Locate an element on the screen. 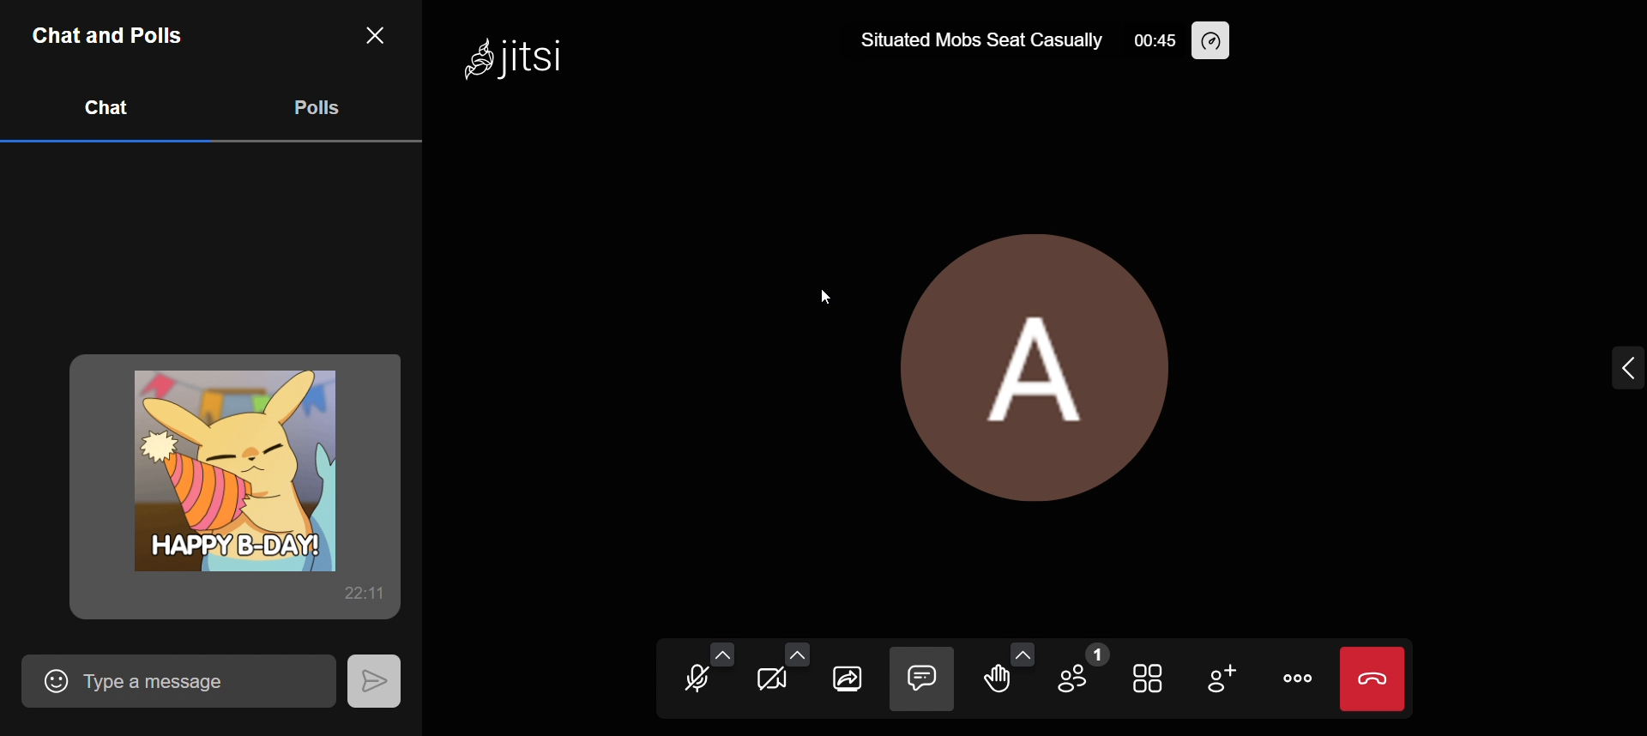 The width and height of the screenshot is (1647, 736). close chat is located at coordinates (921, 679).